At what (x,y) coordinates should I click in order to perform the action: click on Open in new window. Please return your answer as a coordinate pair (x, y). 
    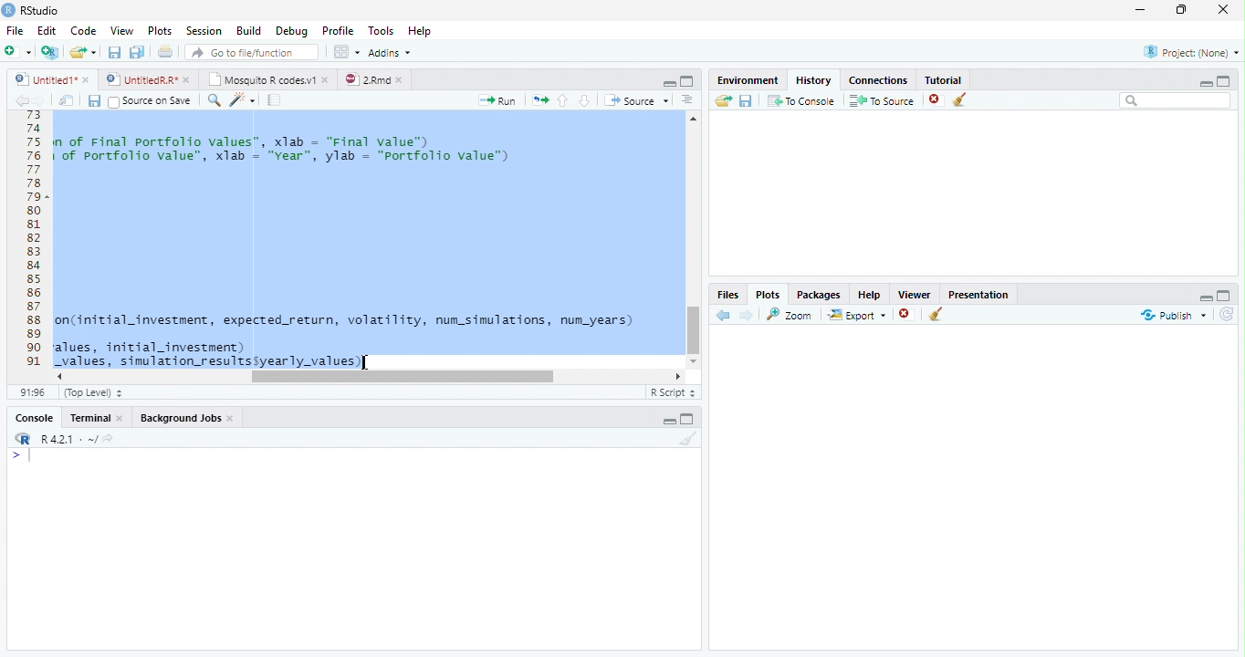
    Looking at the image, I should click on (67, 100).